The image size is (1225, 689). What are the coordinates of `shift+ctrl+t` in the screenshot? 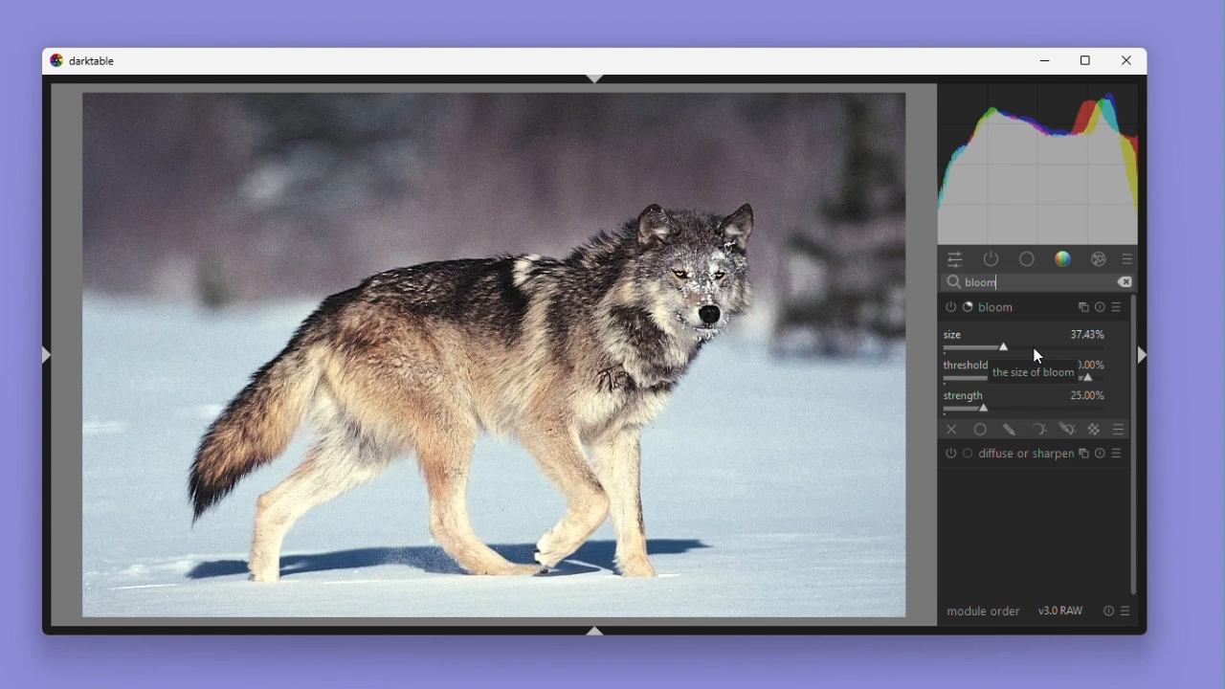 It's located at (594, 77).